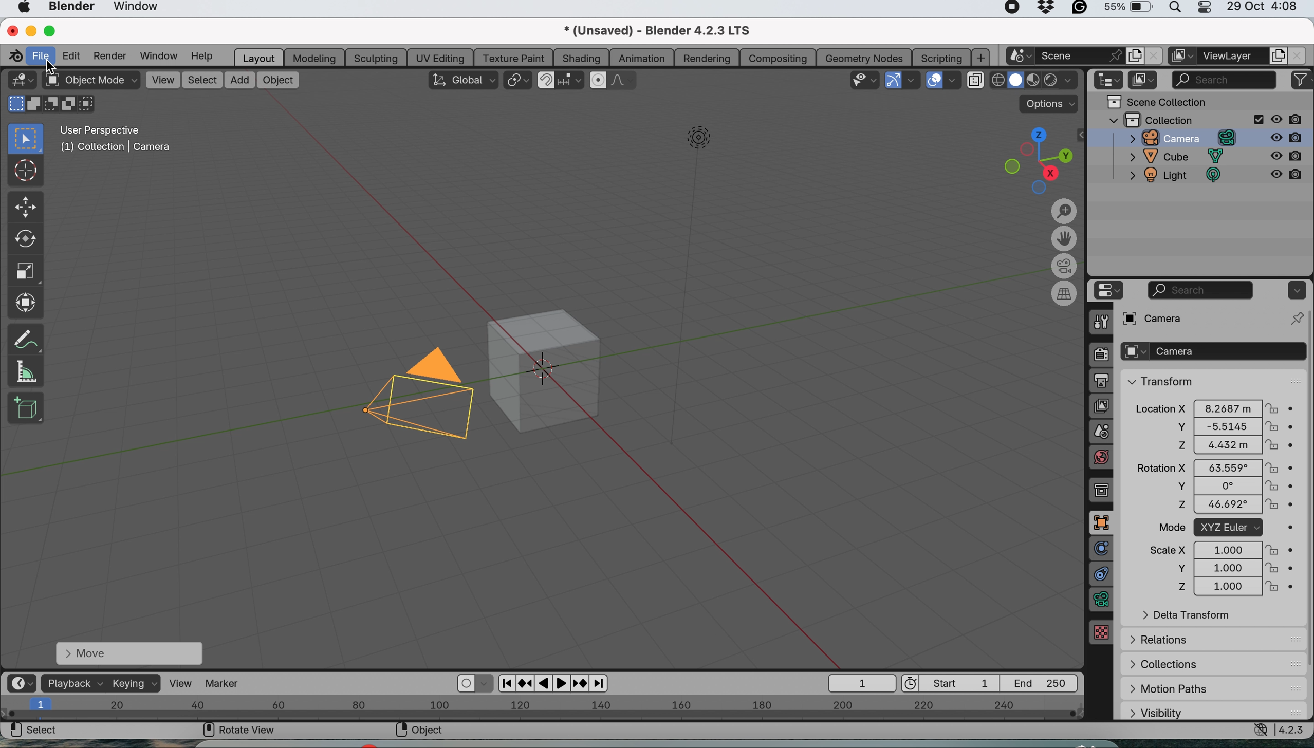  What do you see at coordinates (940, 57) in the screenshot?
I see `scripting` at bounding box center [940, 57].